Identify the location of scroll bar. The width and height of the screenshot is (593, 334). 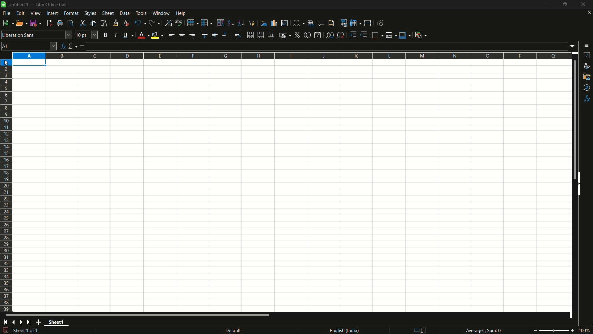
(138, 316).